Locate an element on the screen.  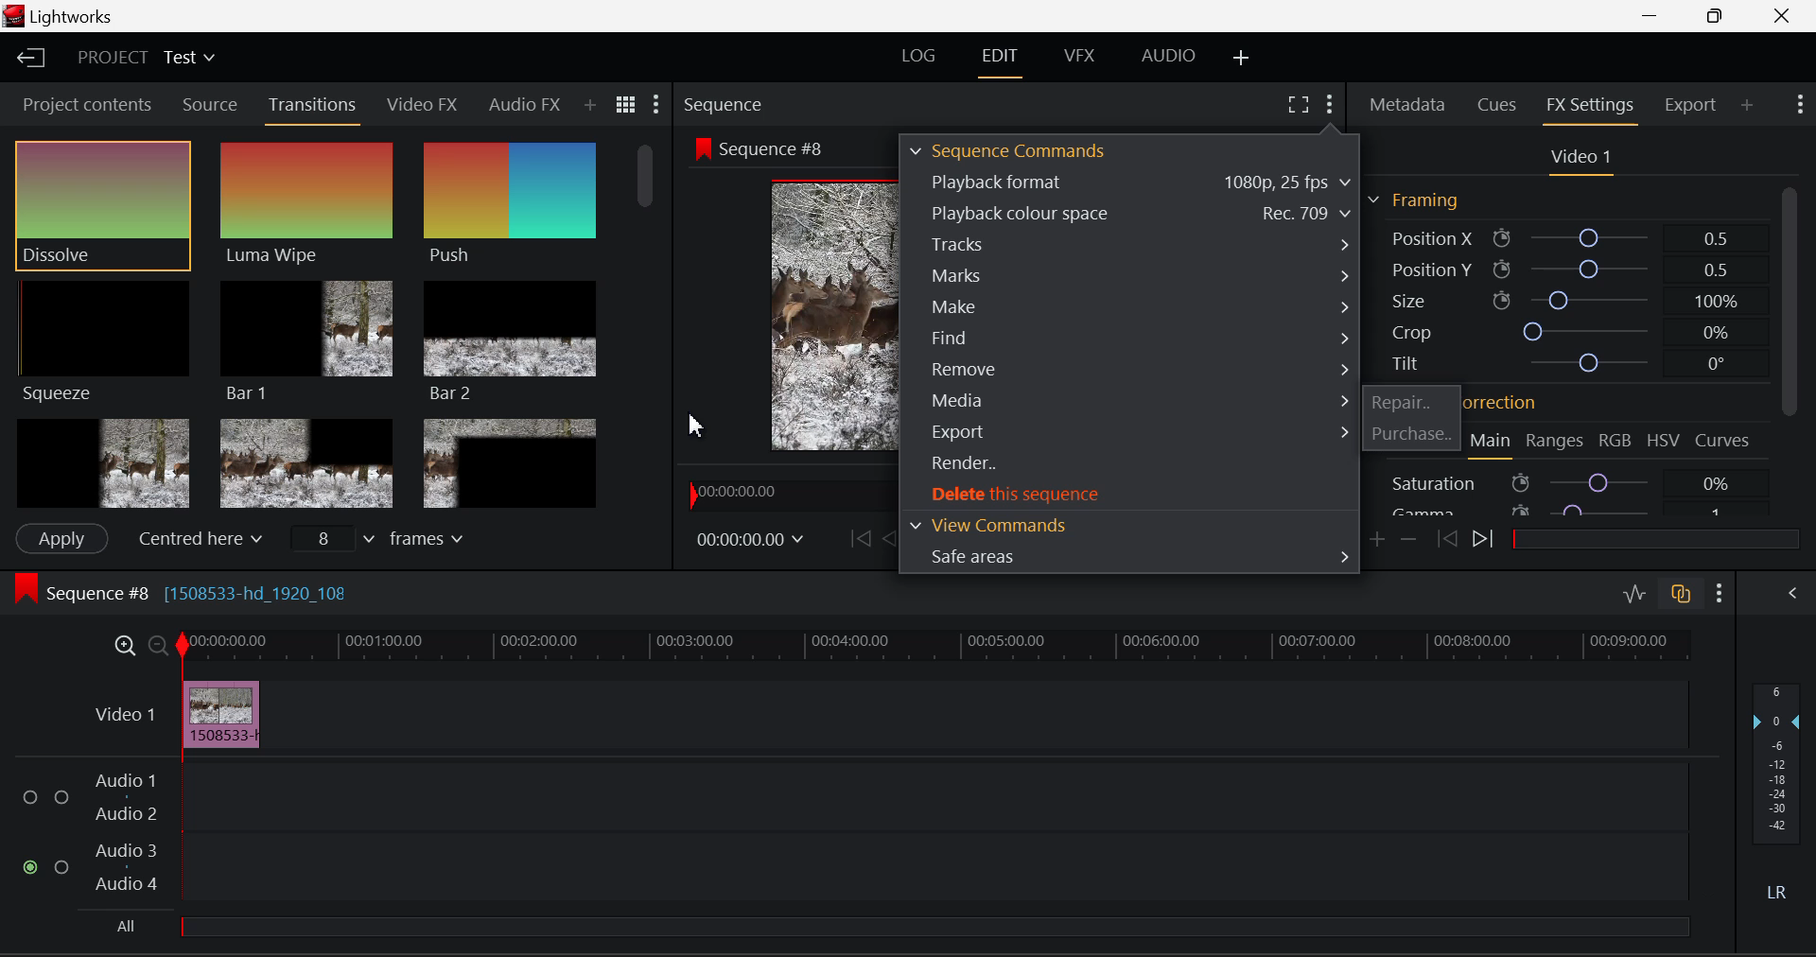
Sequence #8 [1508533-hd_1920_108 is located at coordinates (238, 592).